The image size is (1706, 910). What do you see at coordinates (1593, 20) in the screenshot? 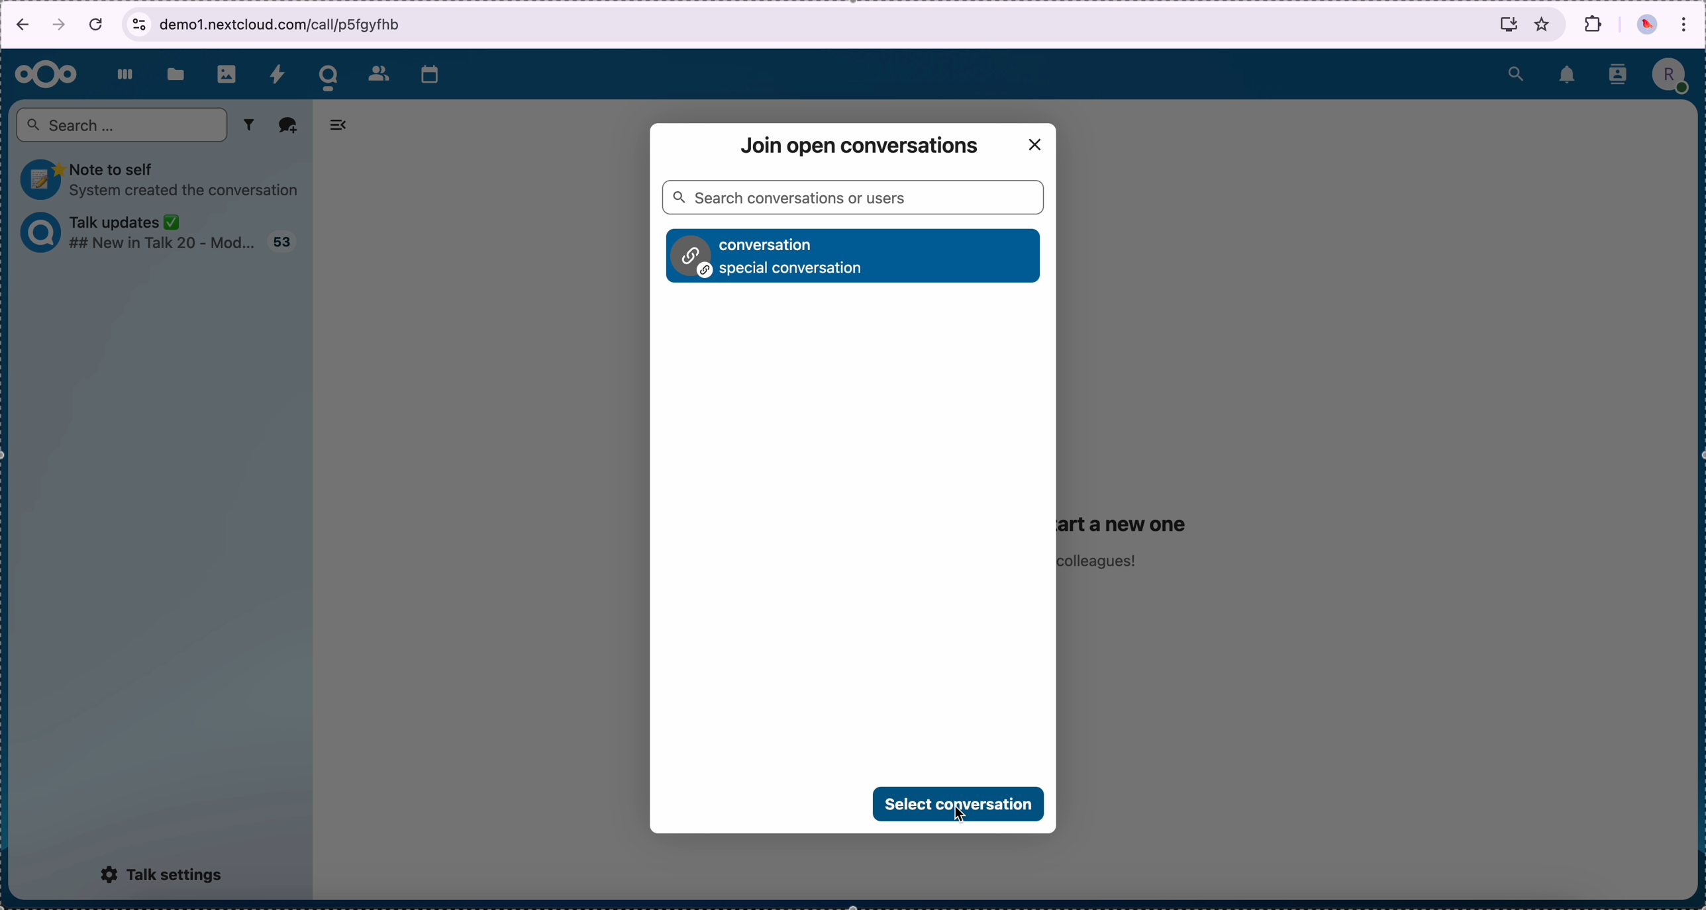
I see `extensions` at bounding box center [1593, 20].